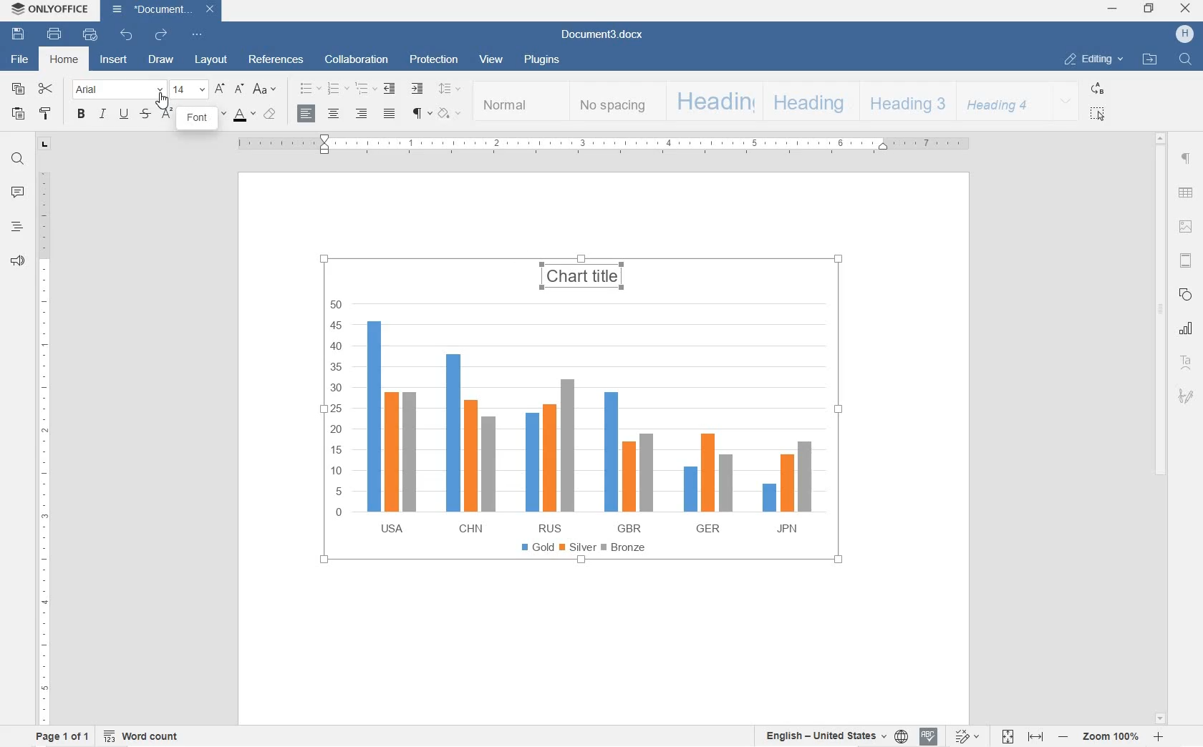 Image resolution: width=1203 pixels, height=747 pixels. What do you see at coordinates (449, 89) in the screenshot?
I see `PARAGRAPH LINE SPACING` at bounding box center [449, 89].